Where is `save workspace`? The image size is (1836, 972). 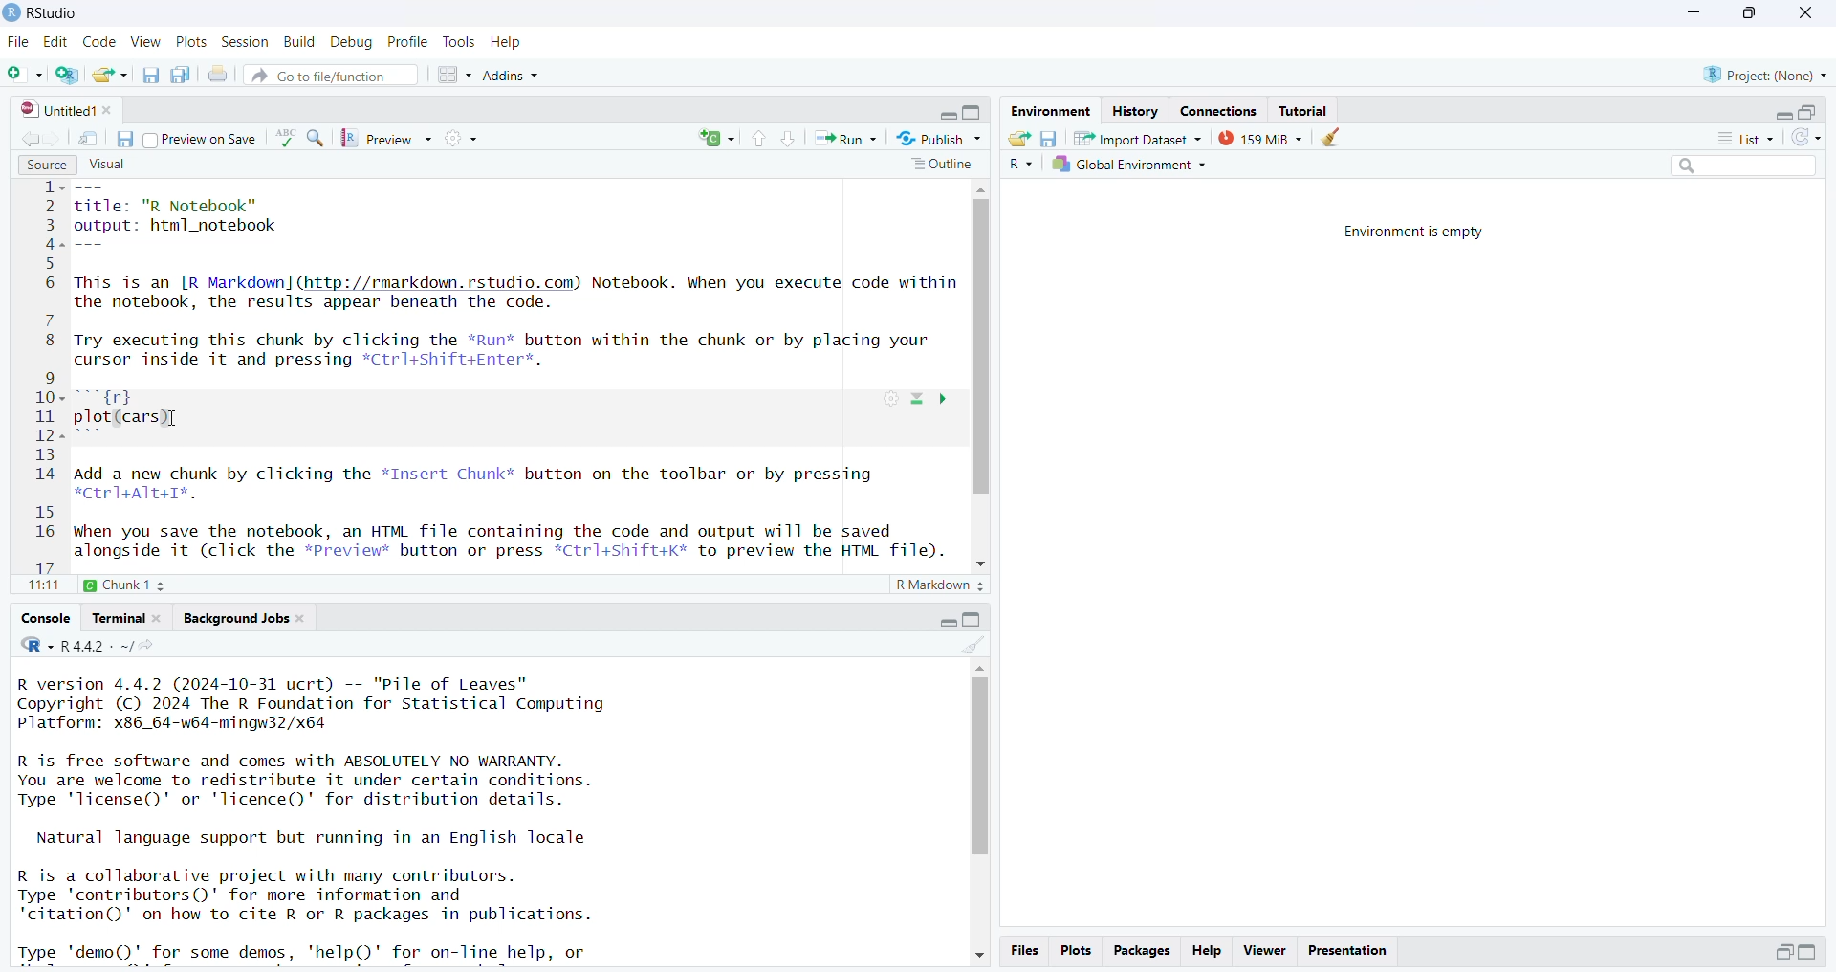
save workspace is located at coordinates (1049, 138).